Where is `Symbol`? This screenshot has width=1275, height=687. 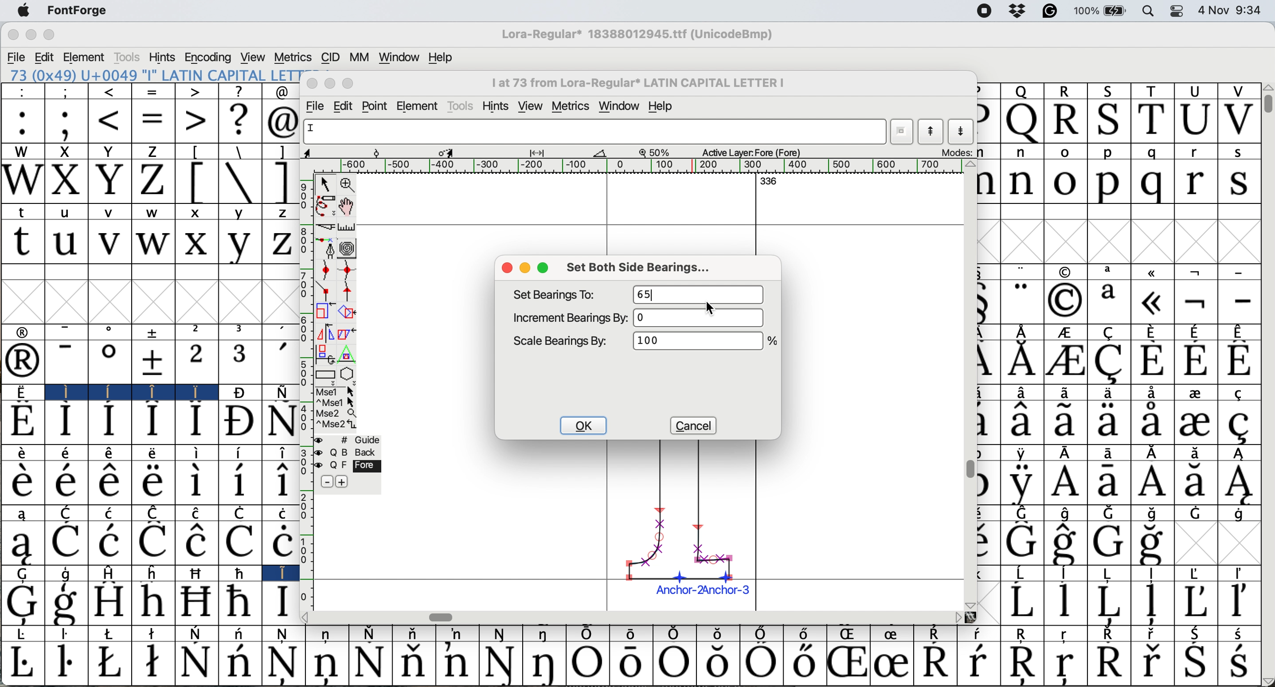 Symbol is located at coordinates (1067, 333).